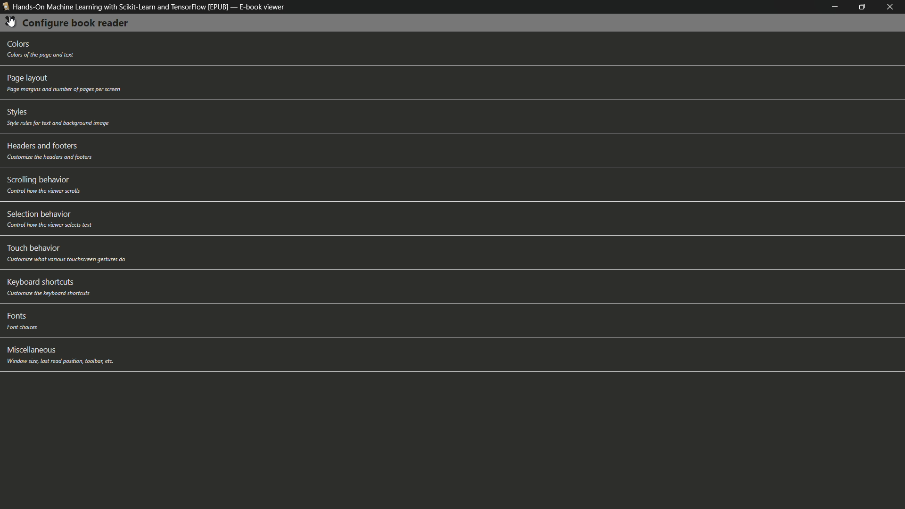  What do you see at coordinates (39, 213) in the screenshot?
I see `selection behavior` at bounding box center [39, 213].